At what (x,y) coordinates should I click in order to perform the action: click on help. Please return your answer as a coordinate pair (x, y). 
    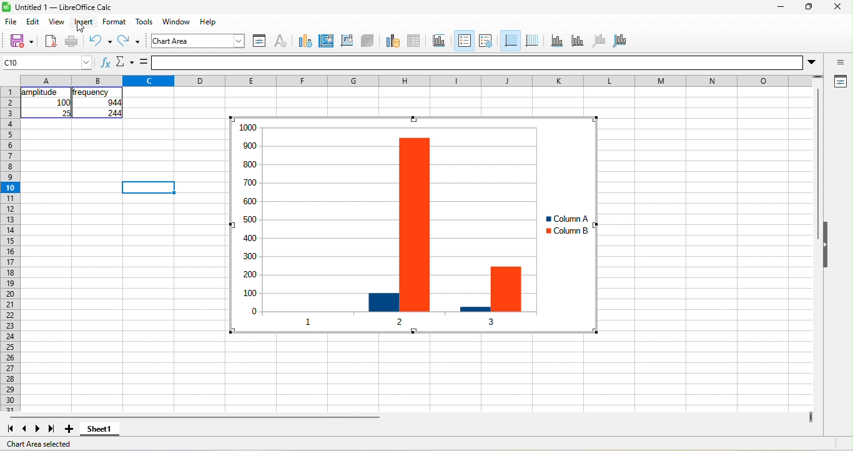
    Looking at the image, I should click on (209, 21).